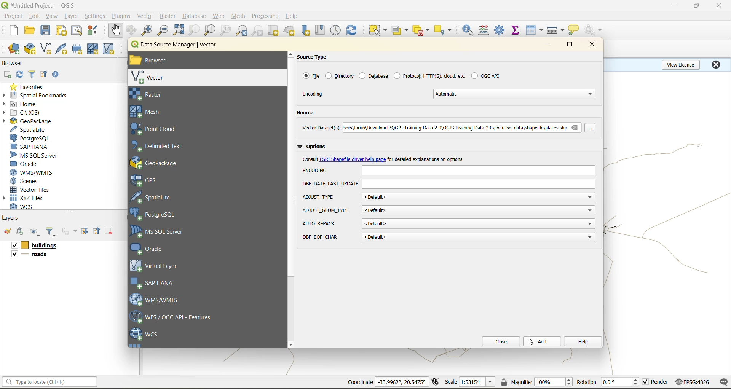 This screenshot has width=731, height=389. I want to click on zoom layer, so click(210, 31).